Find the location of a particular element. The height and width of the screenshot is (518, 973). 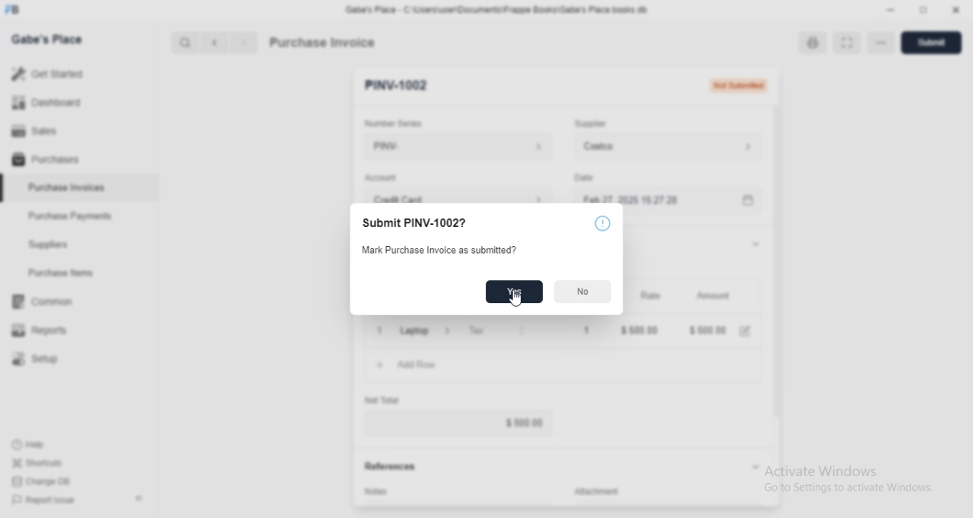

$ 500.00 is located at coordinates (707, 330).